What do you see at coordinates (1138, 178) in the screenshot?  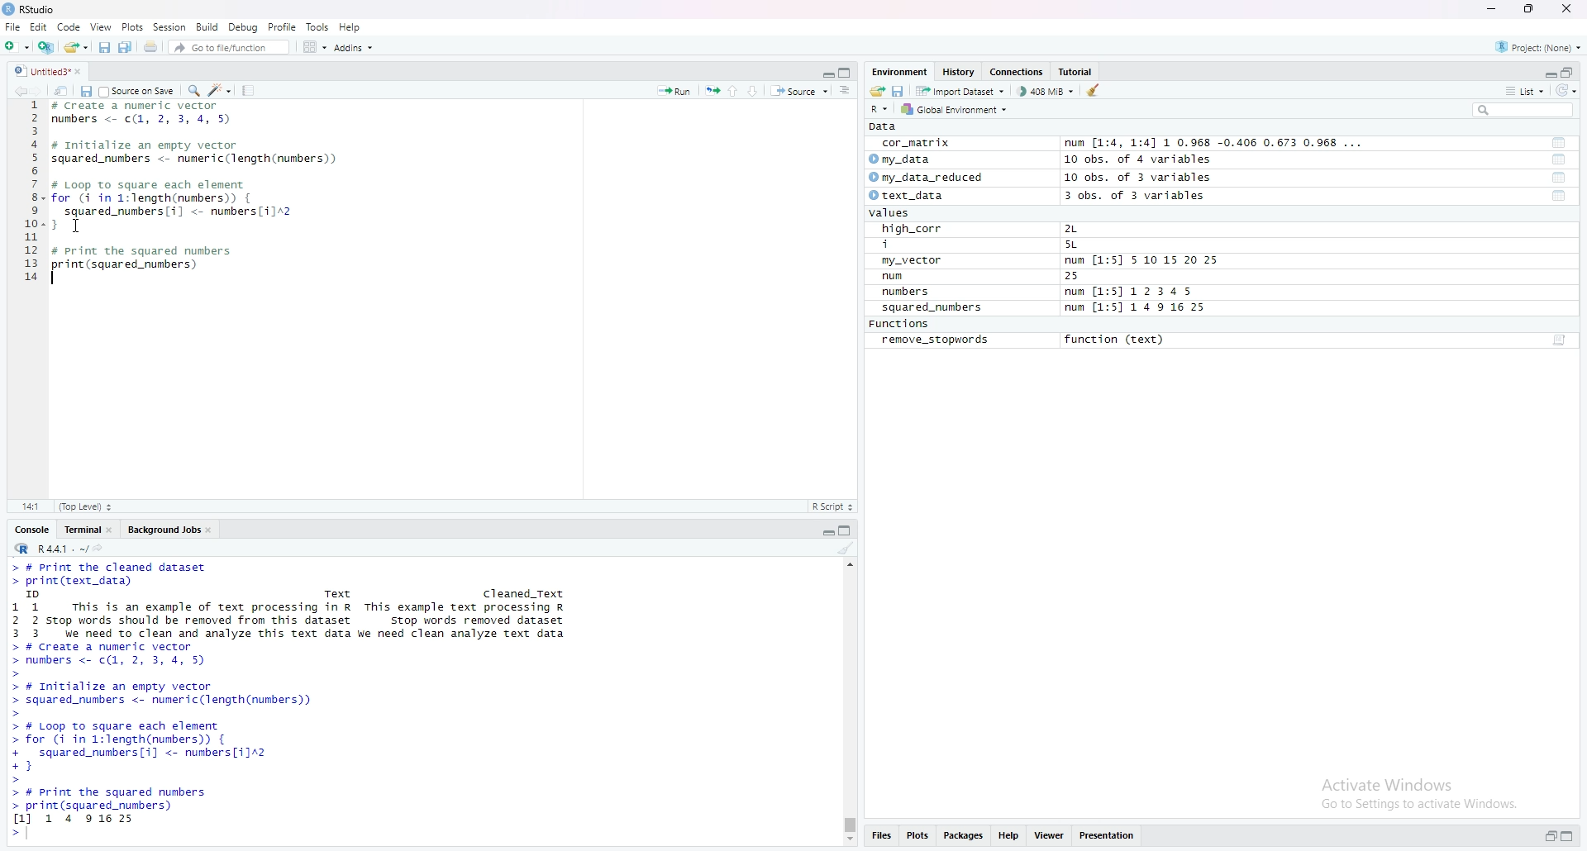 I see `10 obs. of 3 variables` at bounding box center [1138, 178].